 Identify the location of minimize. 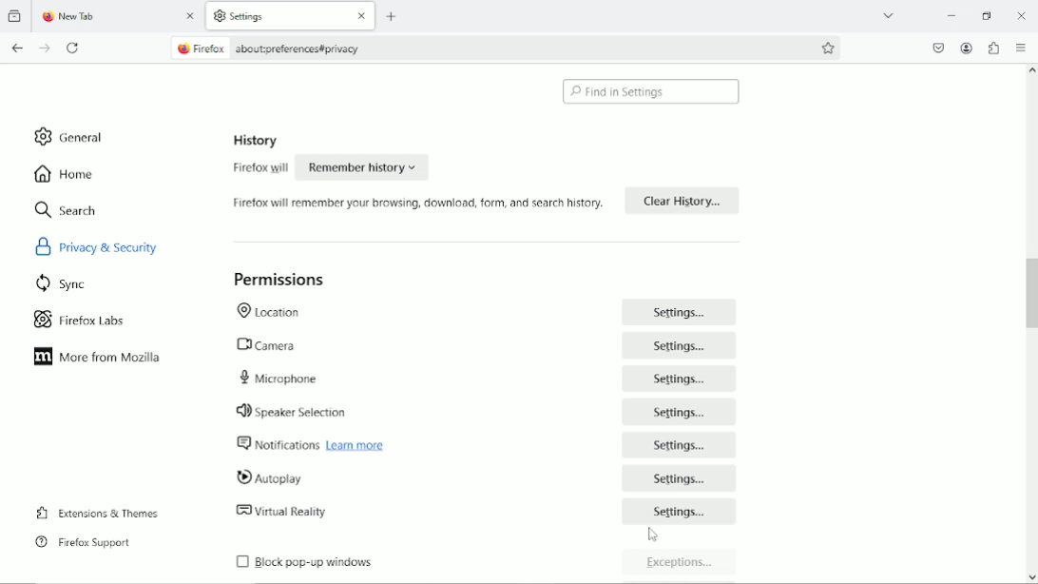
(951, 14).